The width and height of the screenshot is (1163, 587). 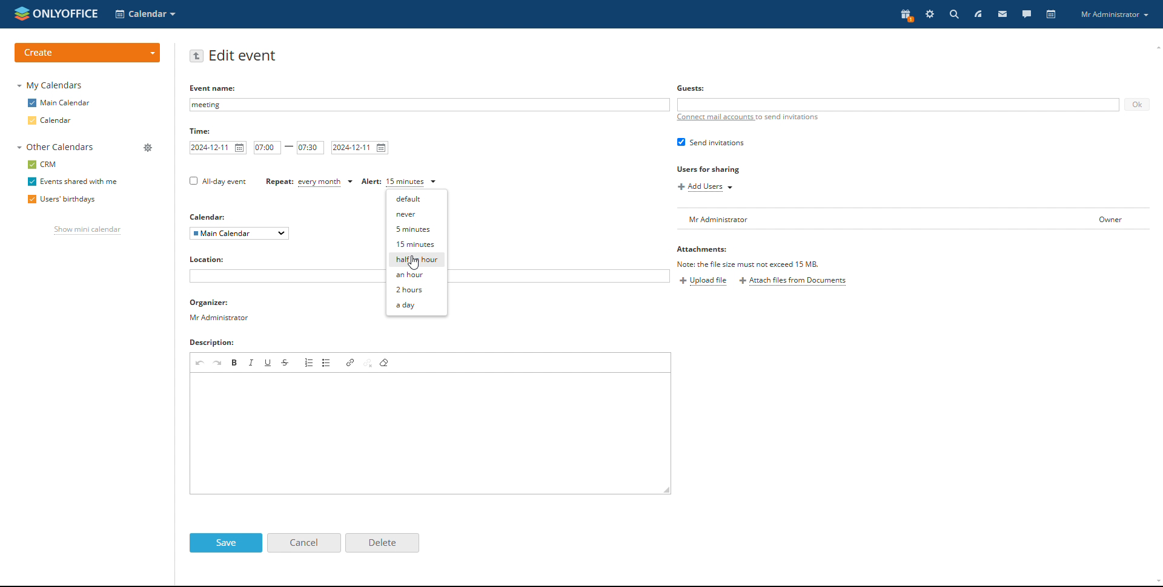 I want to click on an hour, so click(x=417, y=276).